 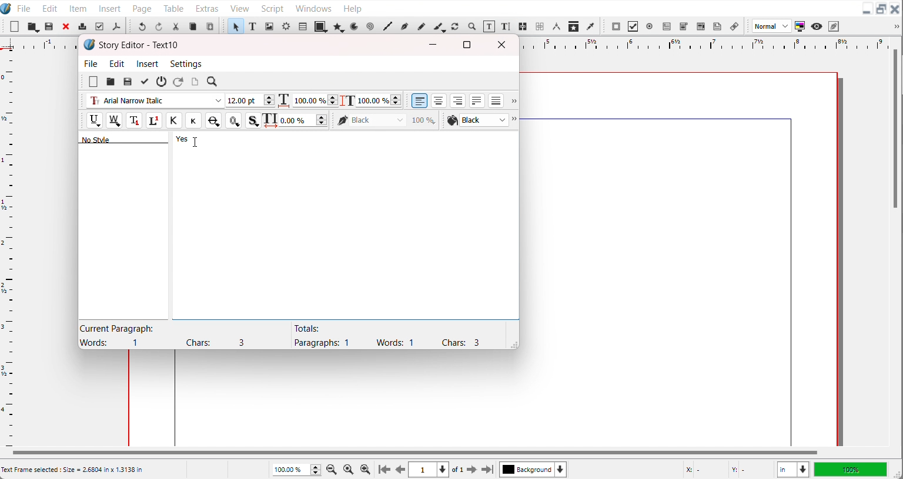 What do you see at coordinates (496, 100) in the screenshot?
I see `Align text forced Justified` at bounding box center [496, 100].